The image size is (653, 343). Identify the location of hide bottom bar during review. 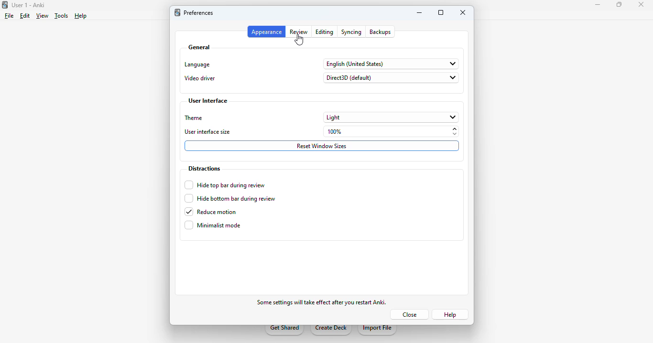
(232, 198).